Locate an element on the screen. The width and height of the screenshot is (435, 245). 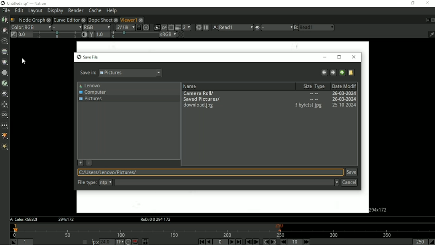
Script name is located at coordinates (13, 20).